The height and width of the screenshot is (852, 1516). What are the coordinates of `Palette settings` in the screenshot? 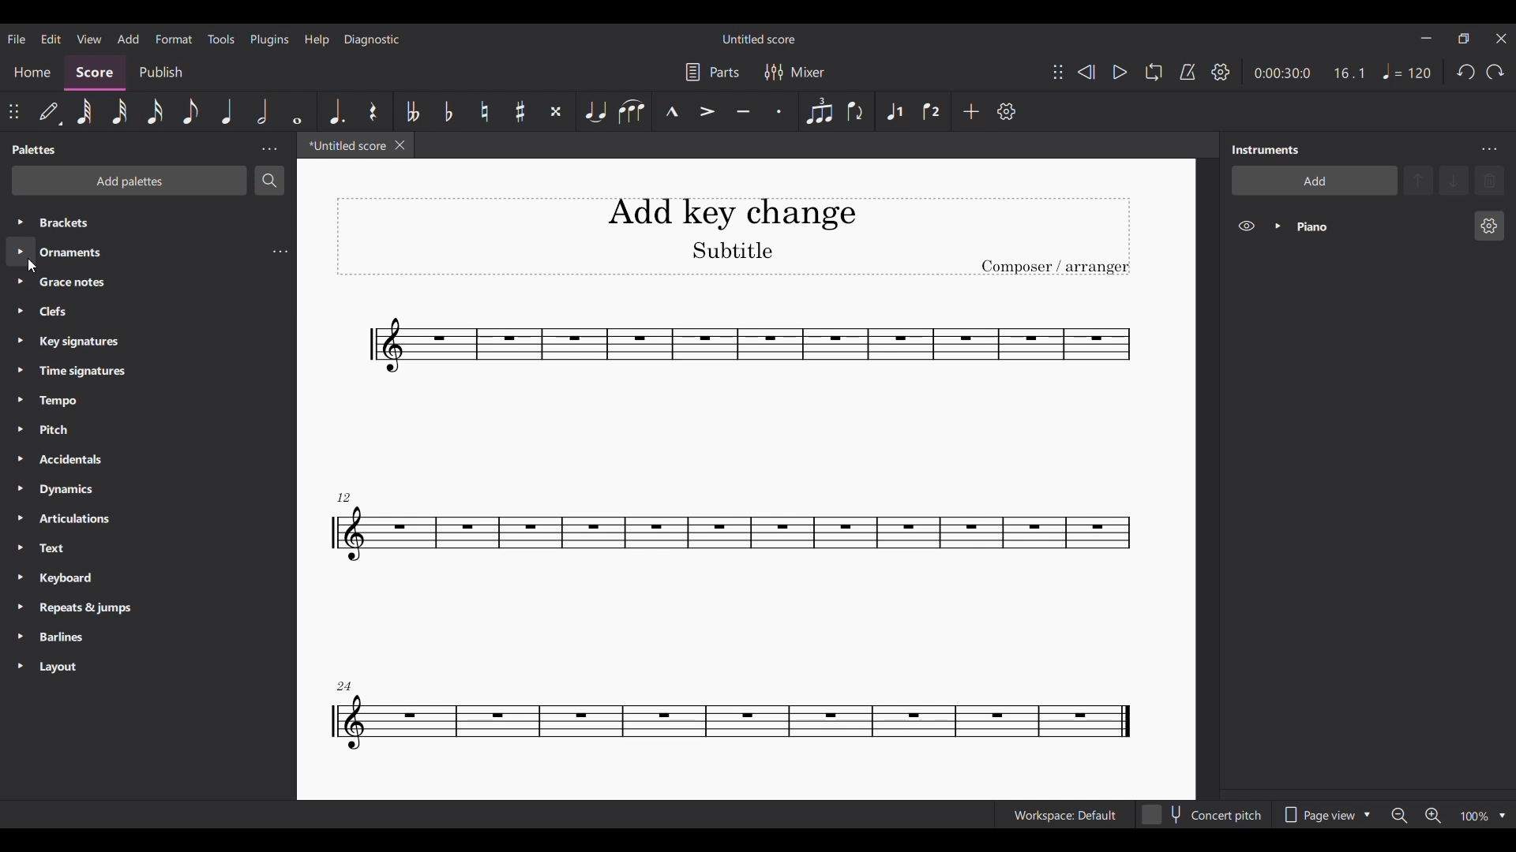 It's located at (269, 149).